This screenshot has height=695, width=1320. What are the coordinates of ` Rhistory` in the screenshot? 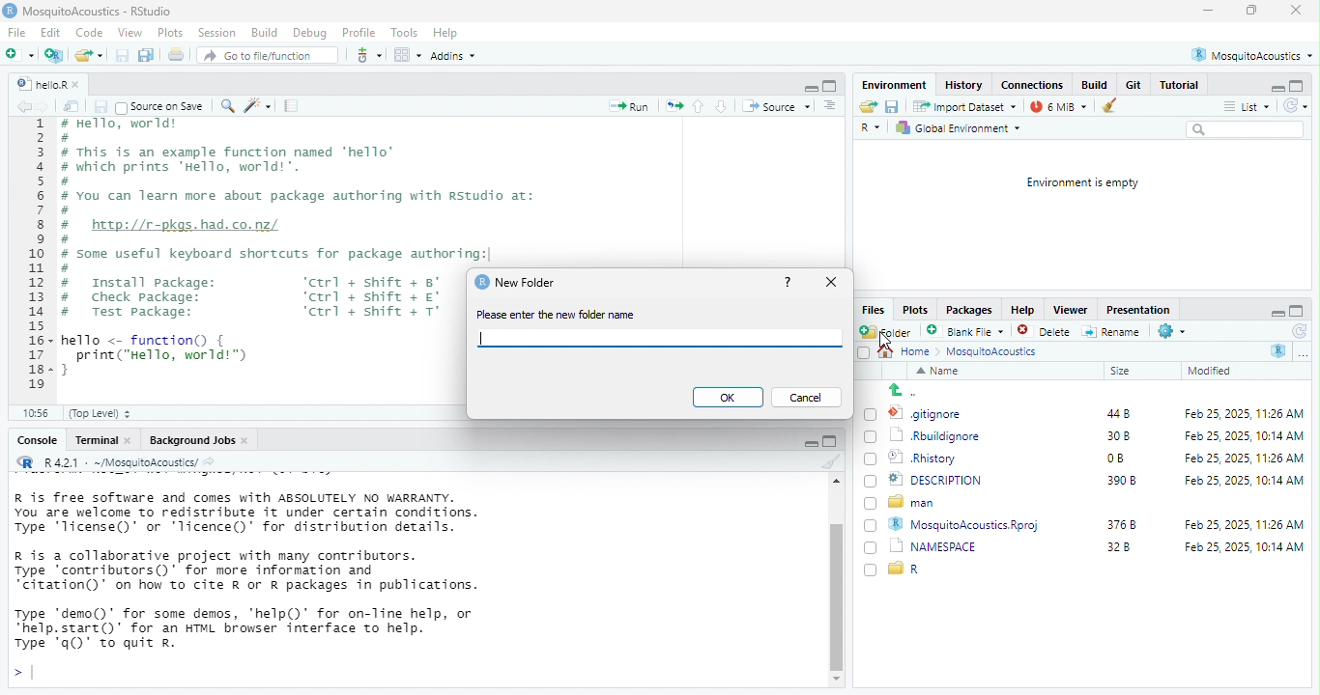 It's located at (923, 458).